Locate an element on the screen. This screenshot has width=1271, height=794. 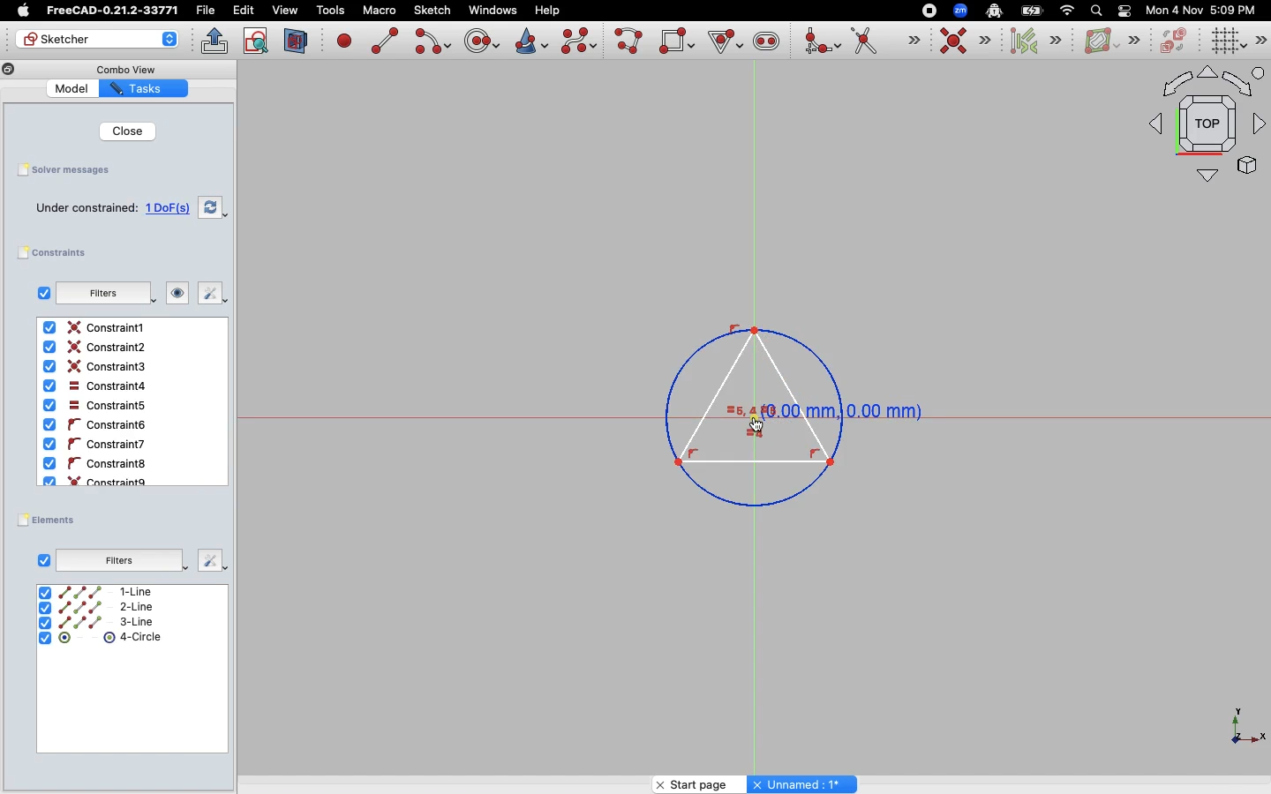
Macro is located at coordinates (378, 11).